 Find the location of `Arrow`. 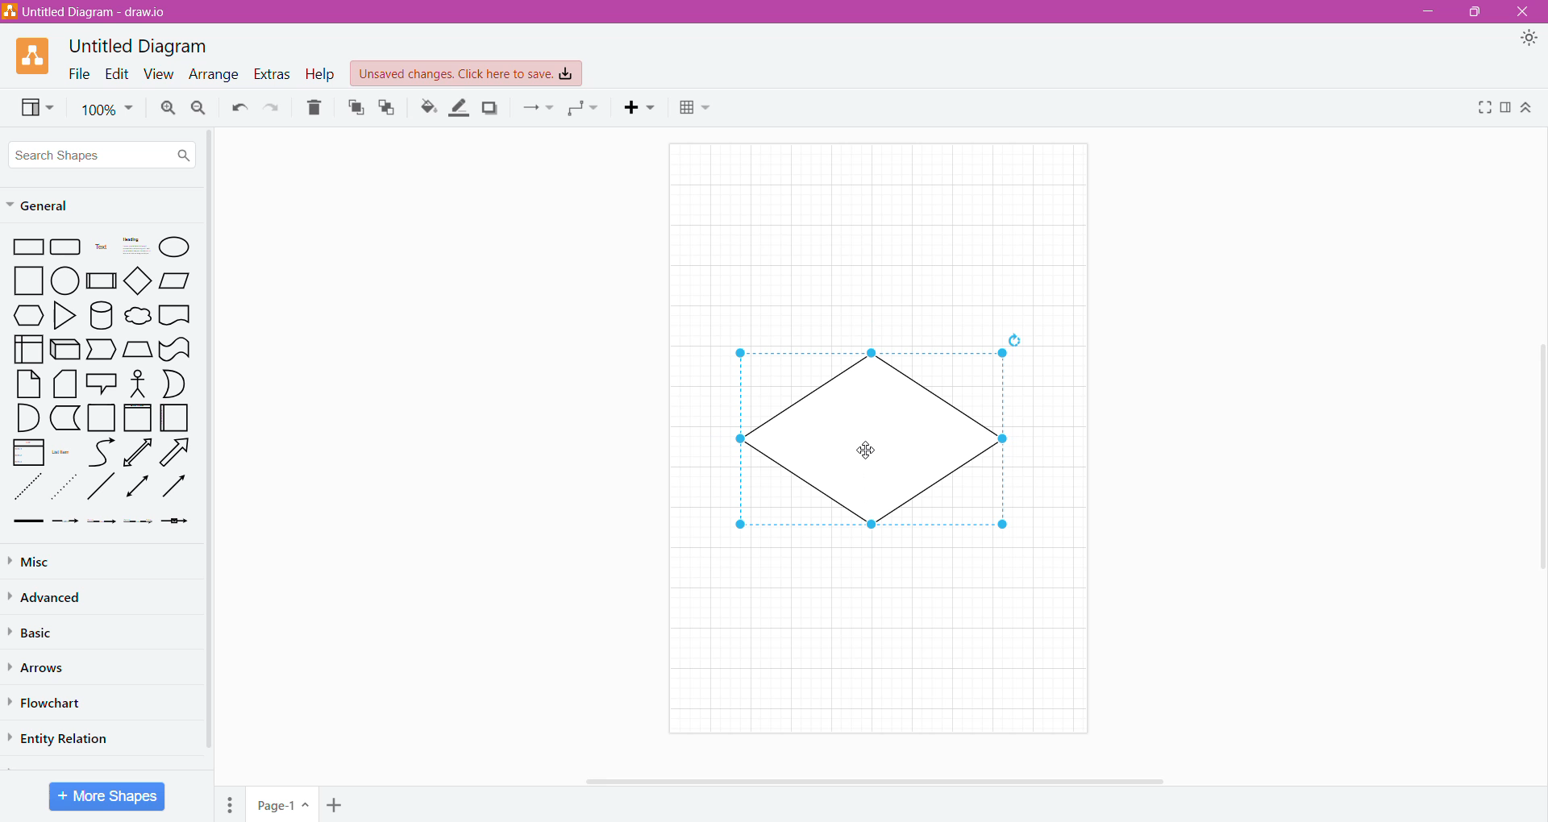

Arrow is located at coordinates (178, 455).